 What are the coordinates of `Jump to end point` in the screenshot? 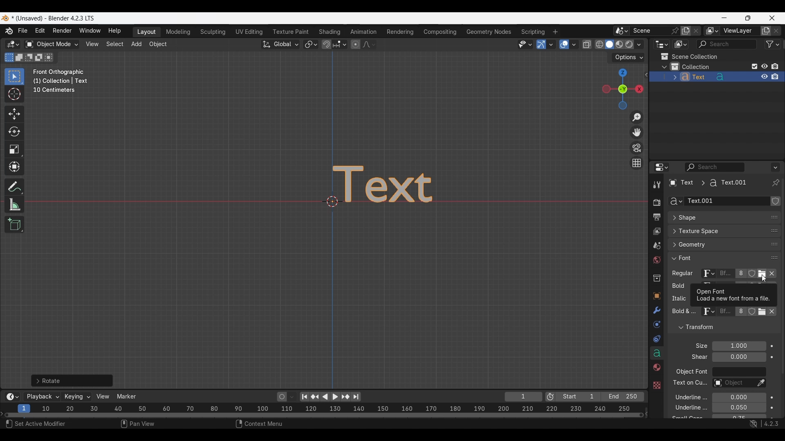 It's located at (356, 397).